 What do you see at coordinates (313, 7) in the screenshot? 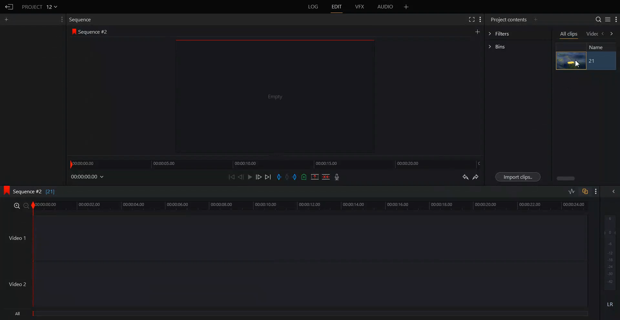
I see `Log` at bounding box center [313, 7].